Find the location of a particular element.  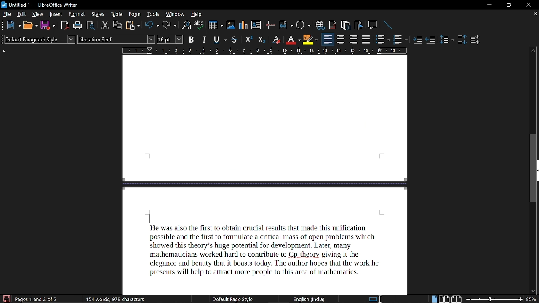

Spell check is located at coordinates (199, 25).